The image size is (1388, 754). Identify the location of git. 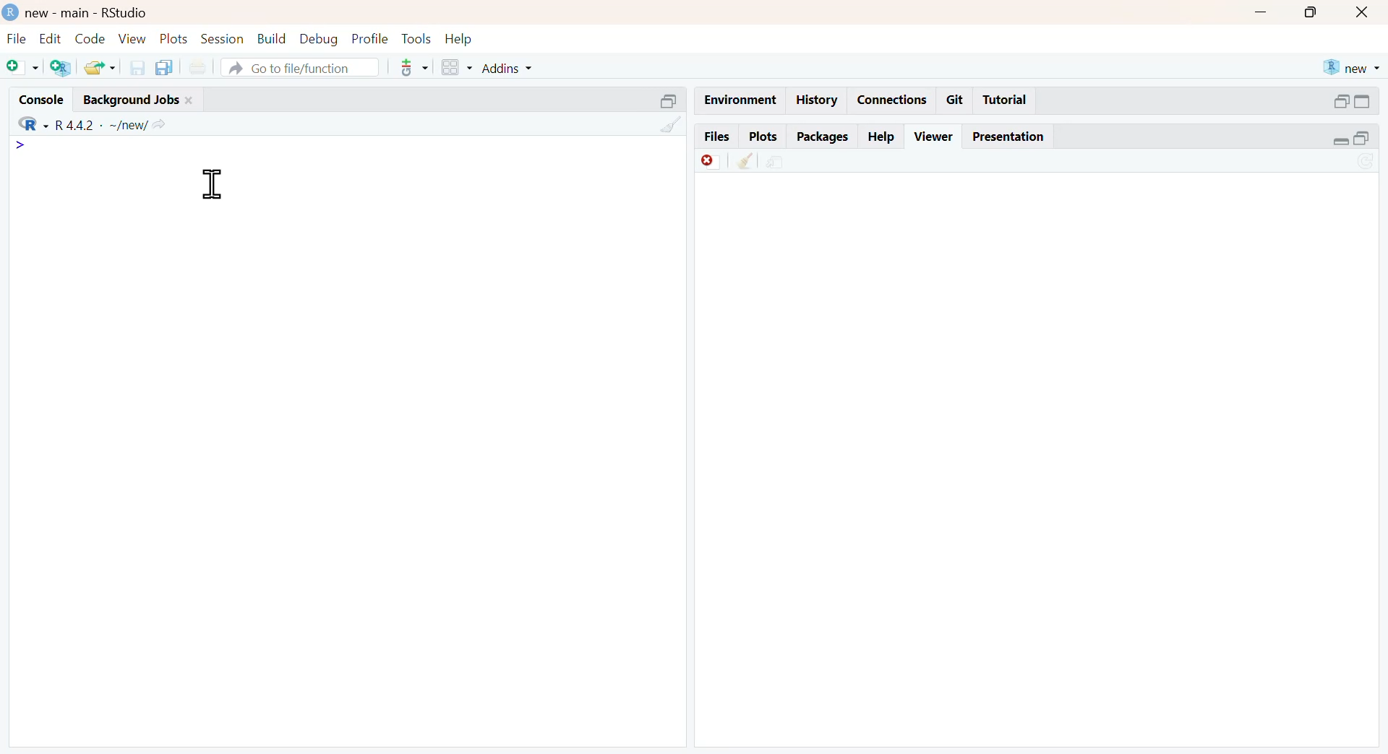
(956, 99).